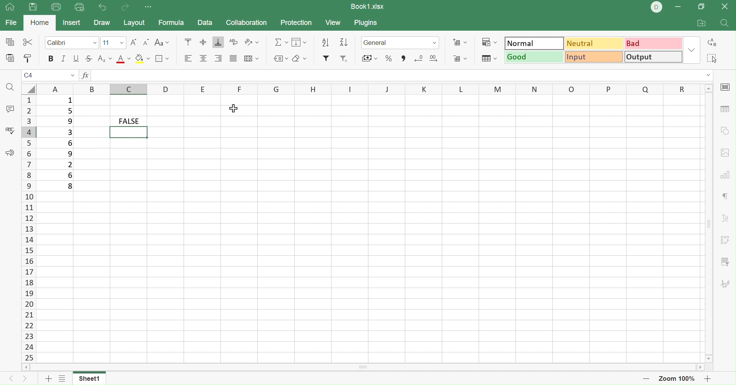  I want to click on Font, so click(72, 43).